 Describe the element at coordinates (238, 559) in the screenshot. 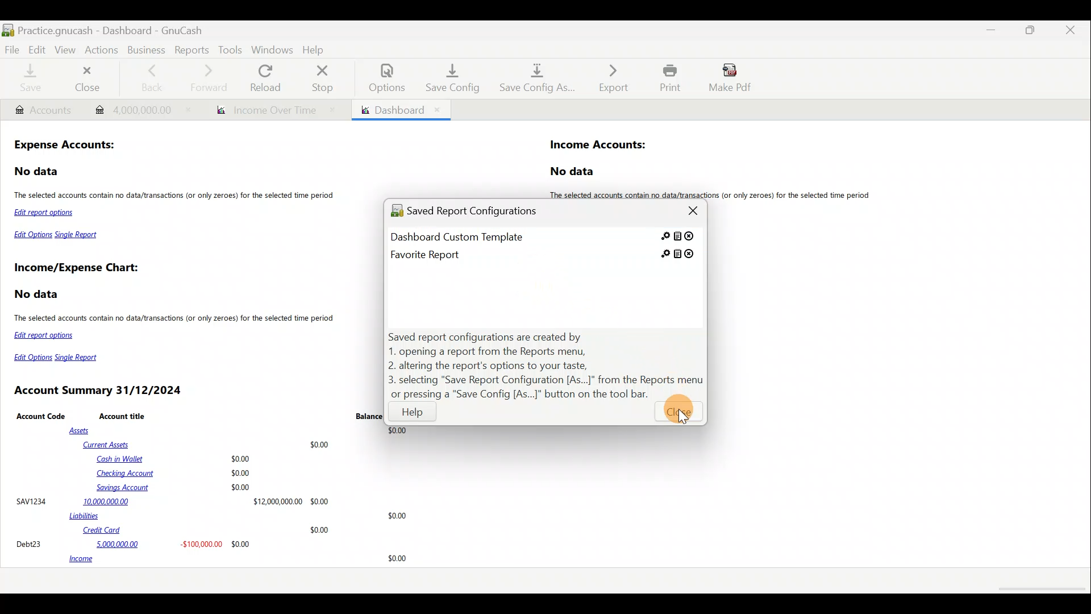

I see `income 30.00` at that location.